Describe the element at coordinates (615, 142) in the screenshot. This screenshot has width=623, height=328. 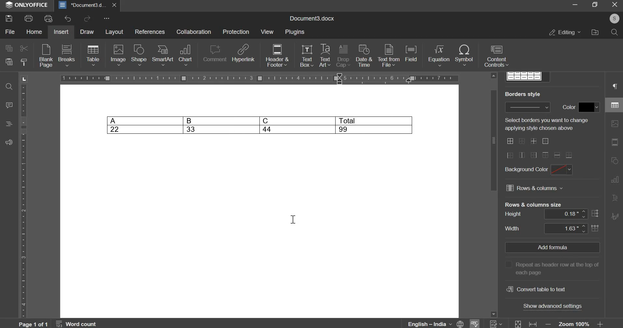
I see `slide settings` at that location.